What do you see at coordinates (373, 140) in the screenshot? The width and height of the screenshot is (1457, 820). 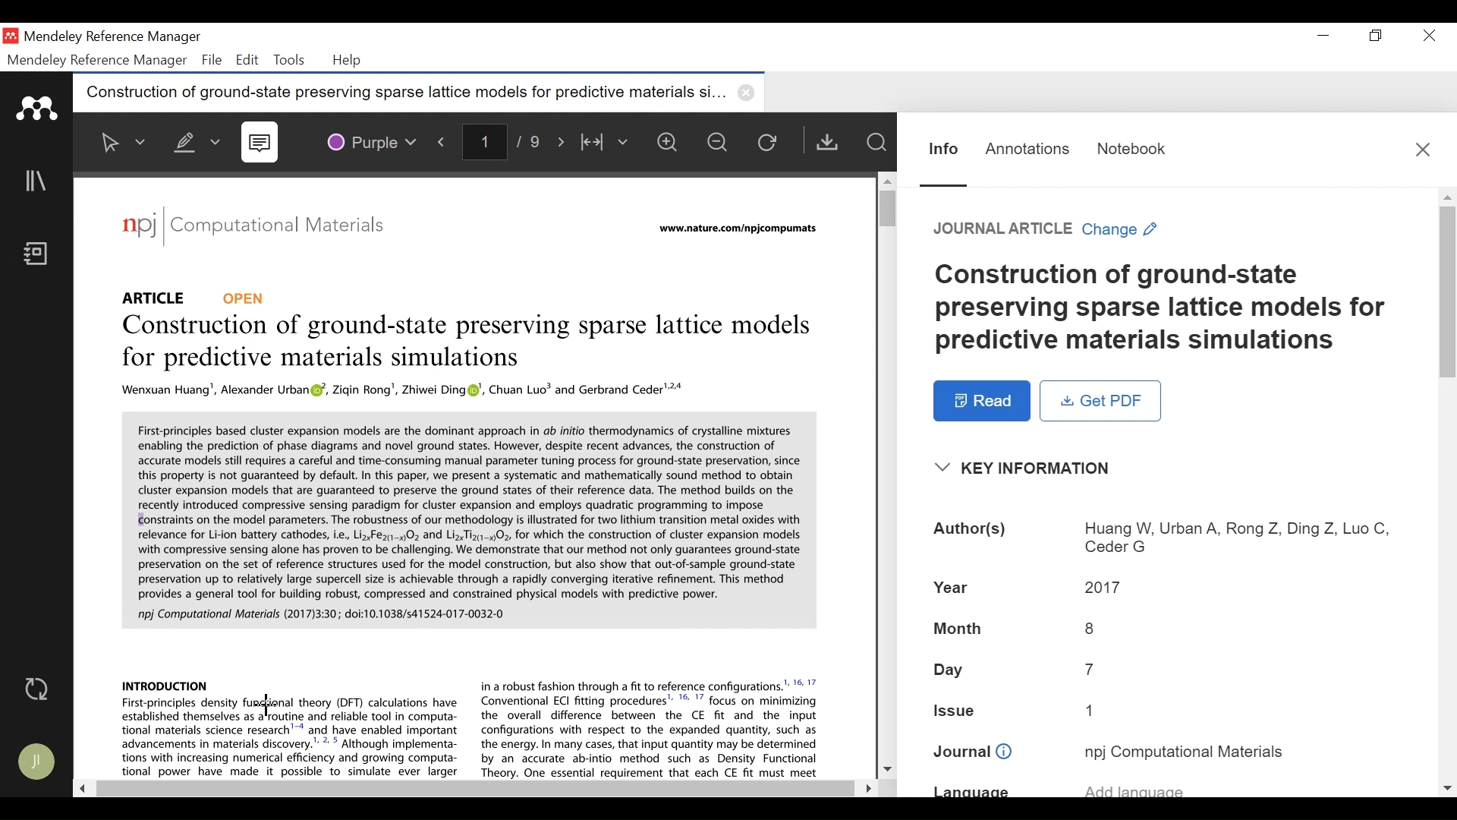 I see `Color` at bounding box center [373, 140].